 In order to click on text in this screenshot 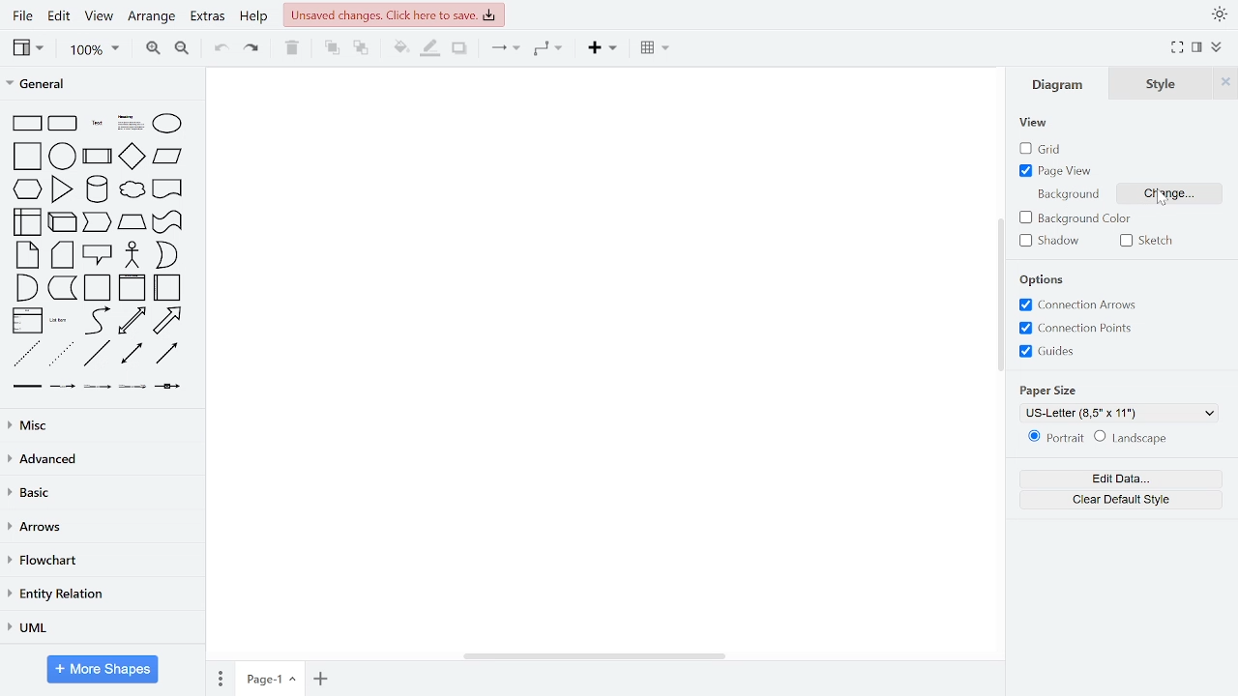, I will do `click(1067, 194)`.